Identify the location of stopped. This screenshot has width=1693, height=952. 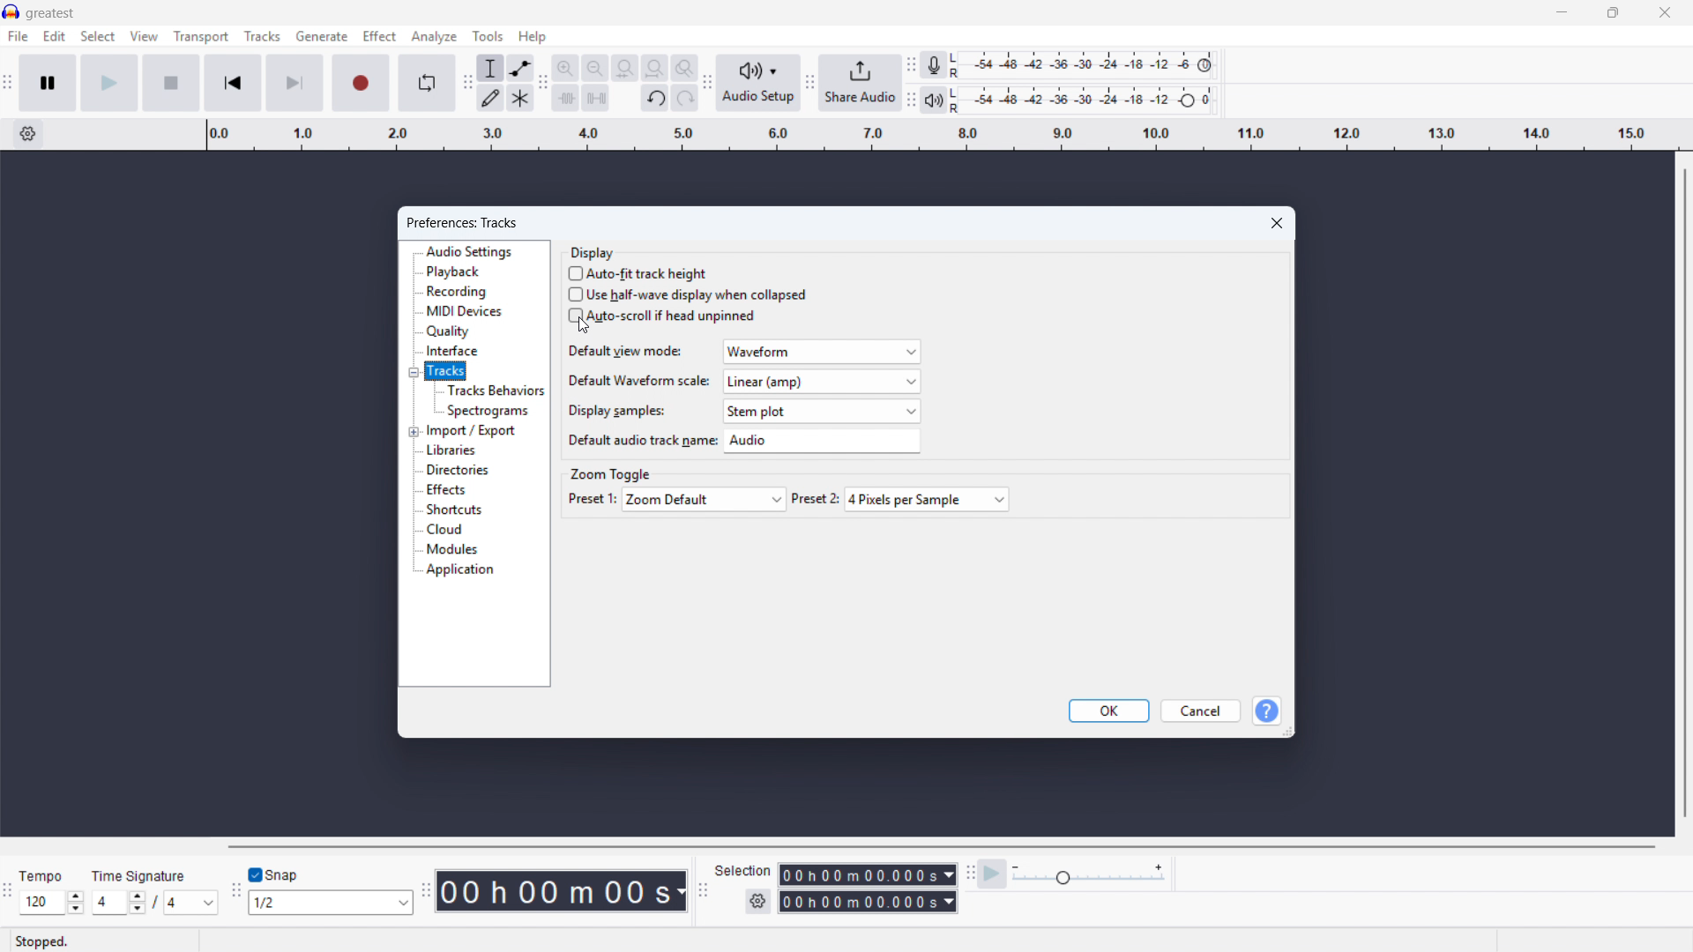
(41, 942).